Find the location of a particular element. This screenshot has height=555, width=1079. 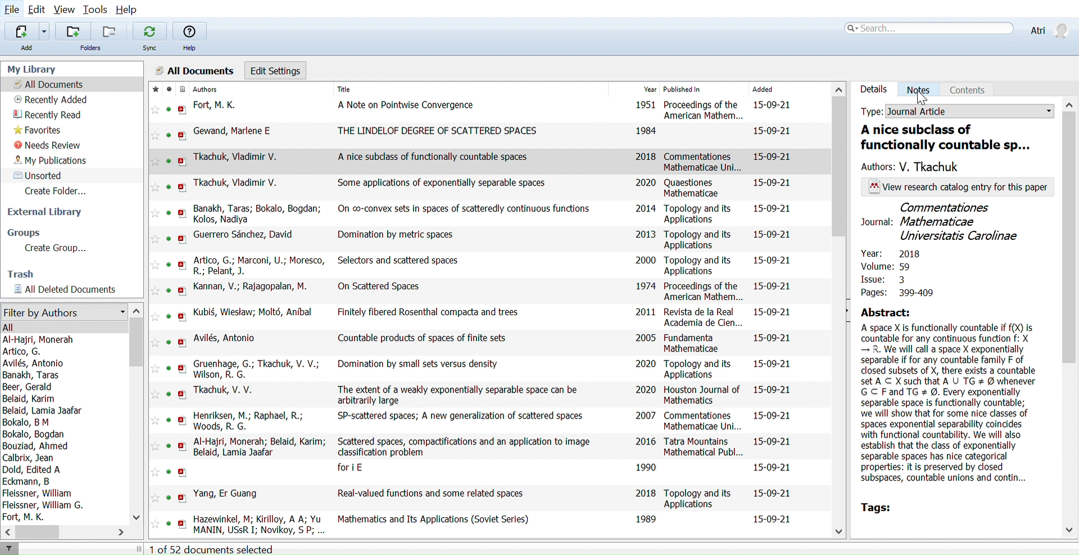

1990 is located at coordinates (644, 466).